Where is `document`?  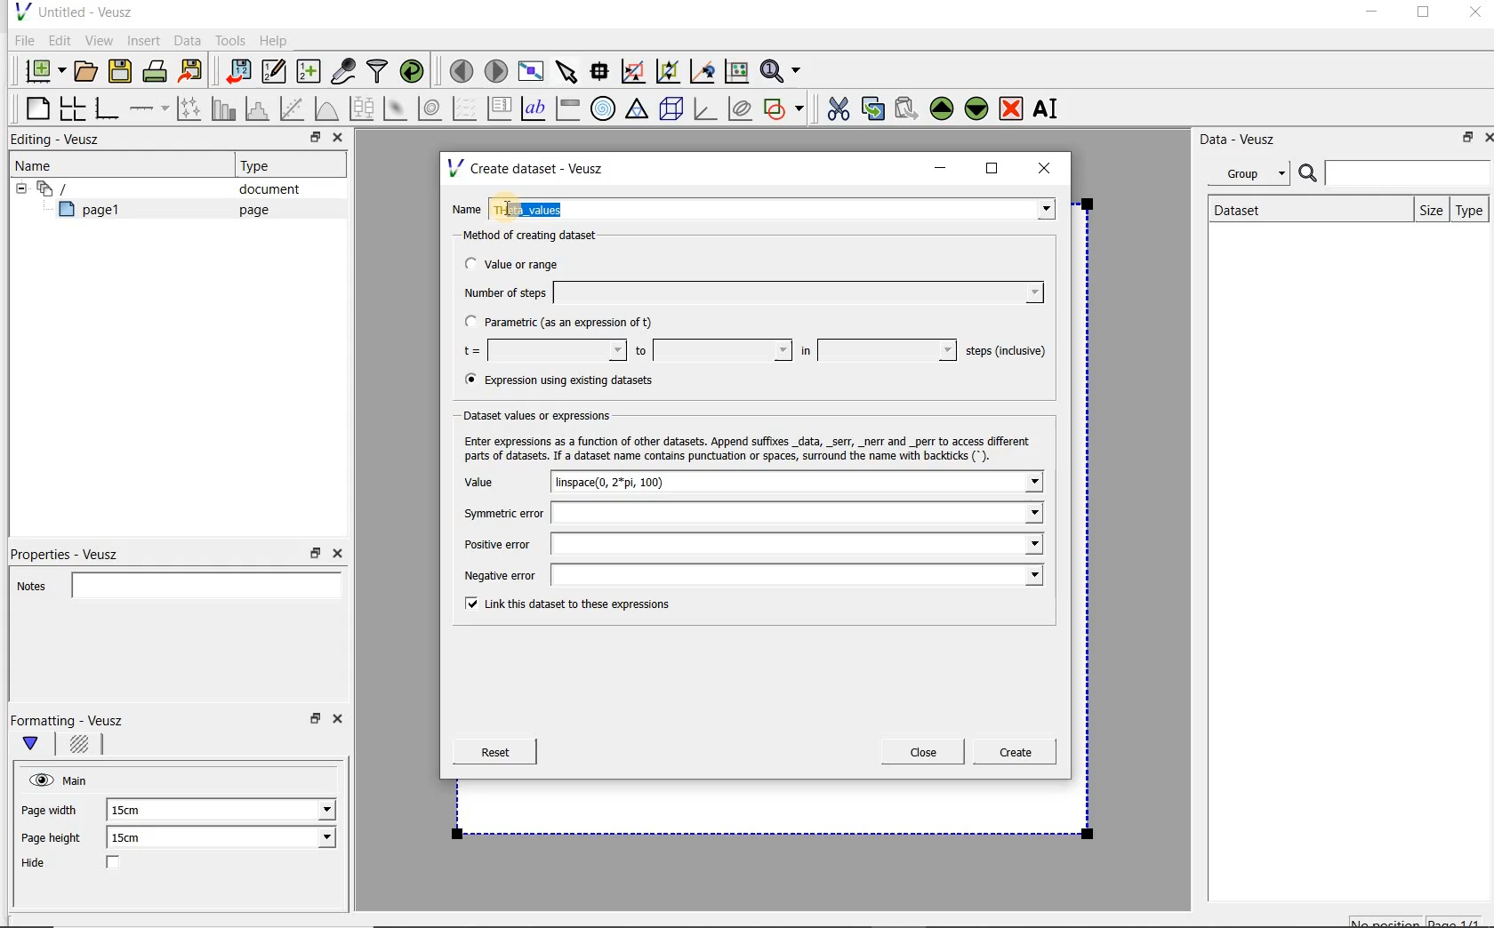
document is located at coordinates (262, 189).